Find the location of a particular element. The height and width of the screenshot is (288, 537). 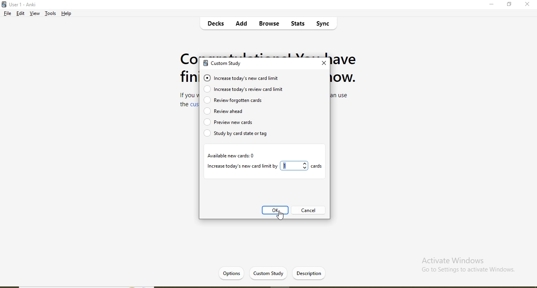

1 card is located at coordinates (303, 166).